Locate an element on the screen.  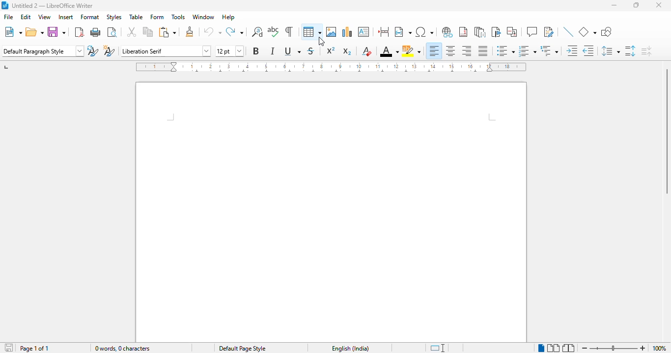
cut is located at coordinates (132, 32).